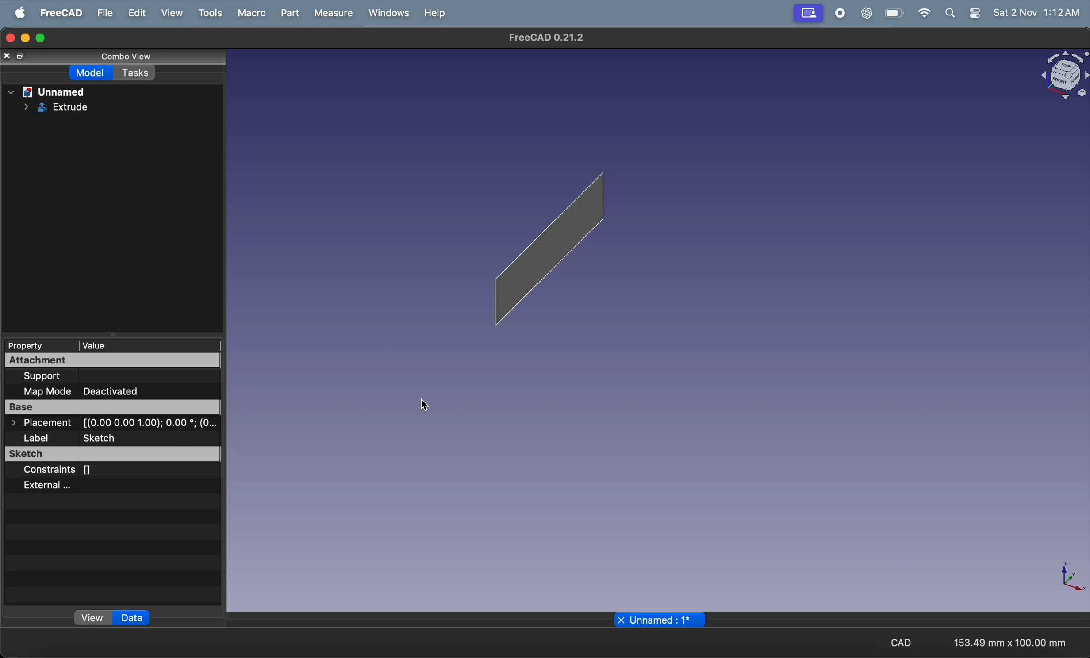  I want to click on map mode, so click(43, 392).